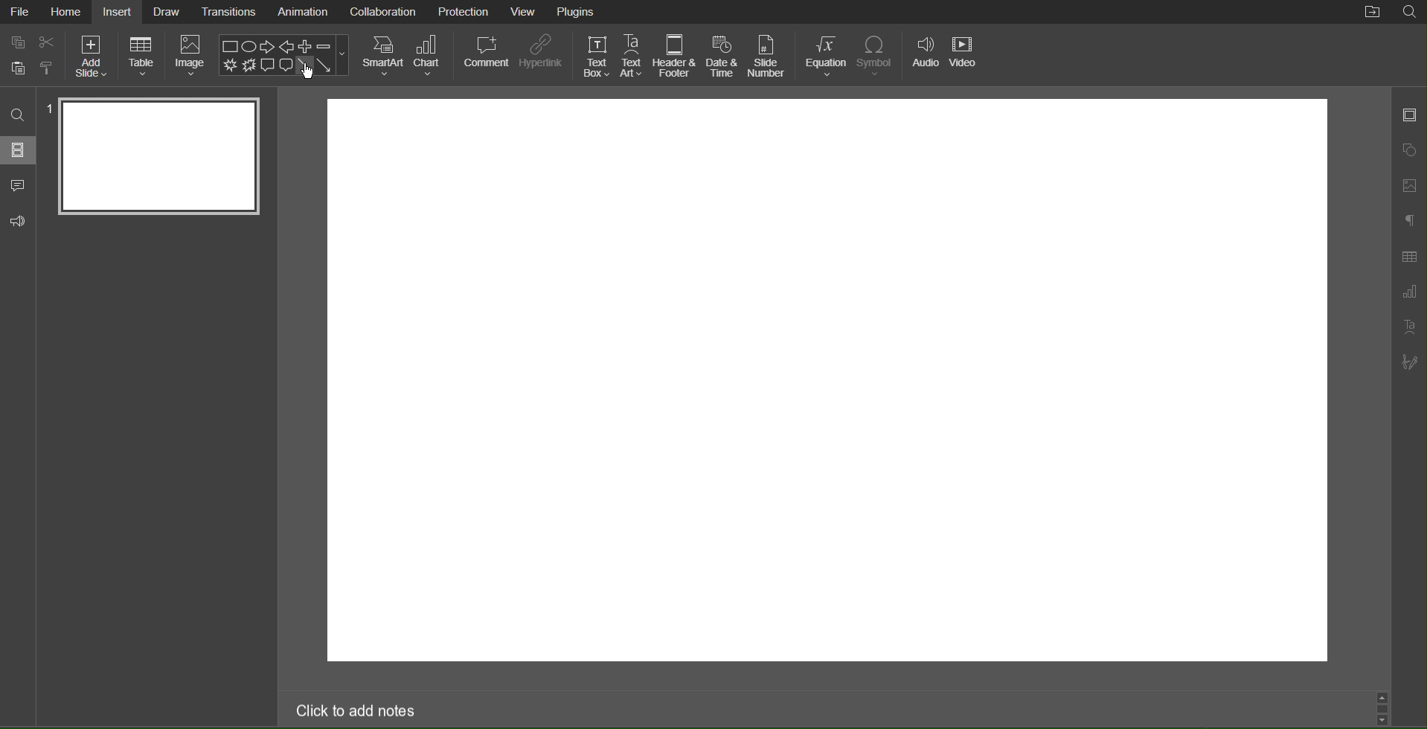  Describe the element at coordinates (116, 12) in the screenshot. I see `Insert` at that location.